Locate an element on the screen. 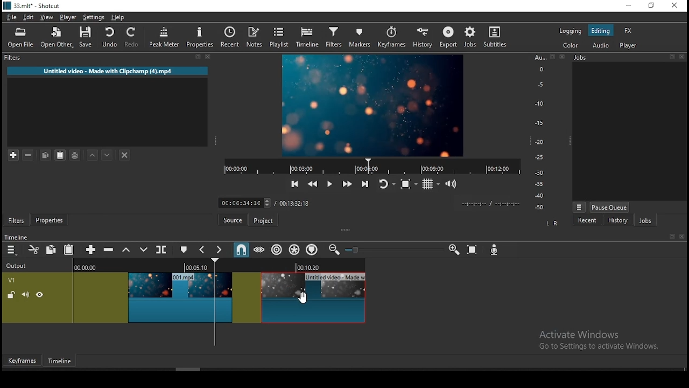  ripple all tracks is located at coordinates (295, 249).